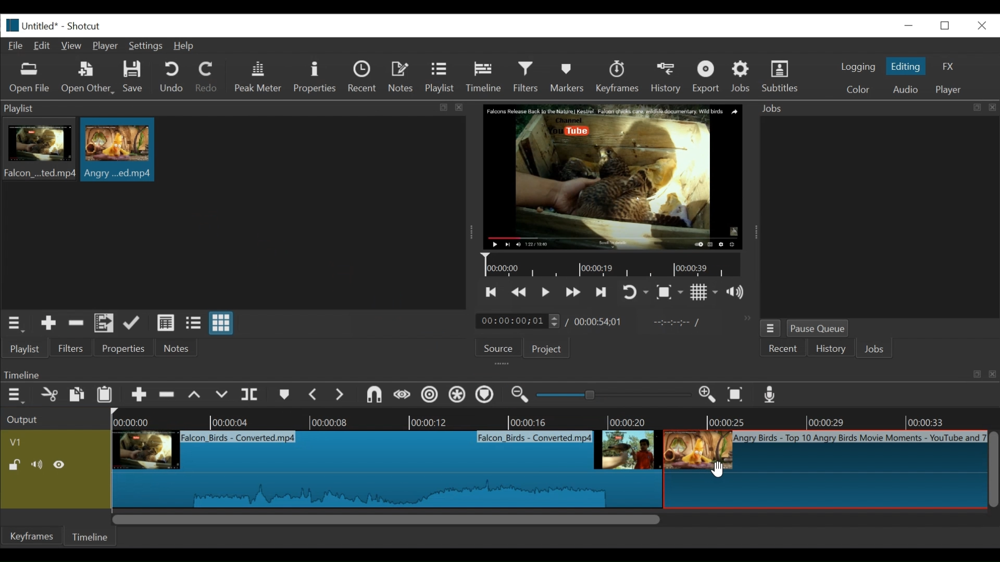  What do you see at coordinates (44, 45) in the screenshot?
I see `Edit` at bounding box center [44, 45].